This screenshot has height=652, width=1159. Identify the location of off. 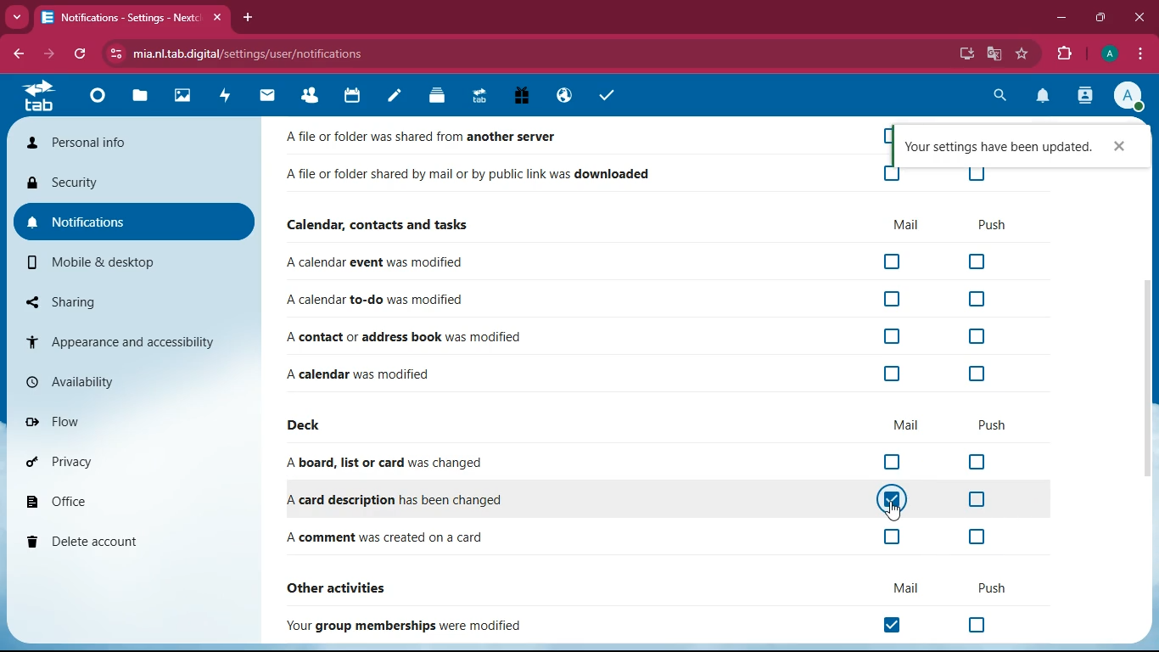
(977, 626).